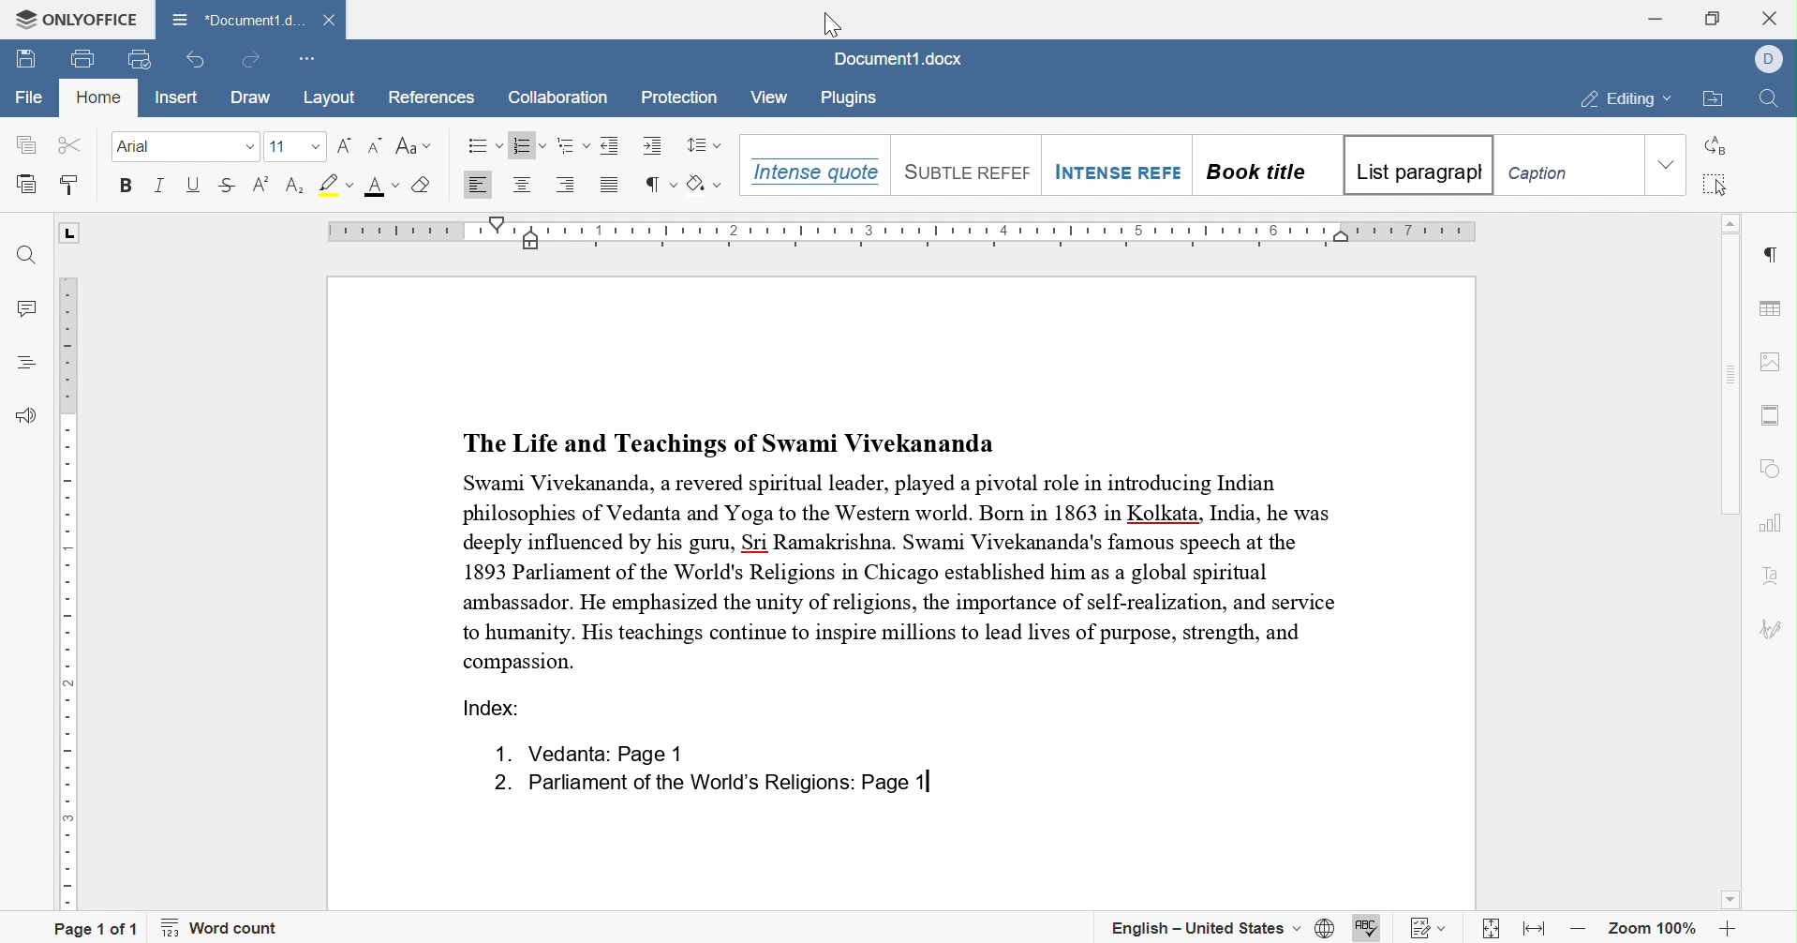 Image resolution: width=1797 pixels, height=943 pixels. I want to click on english - united states, so click(1207, 927).